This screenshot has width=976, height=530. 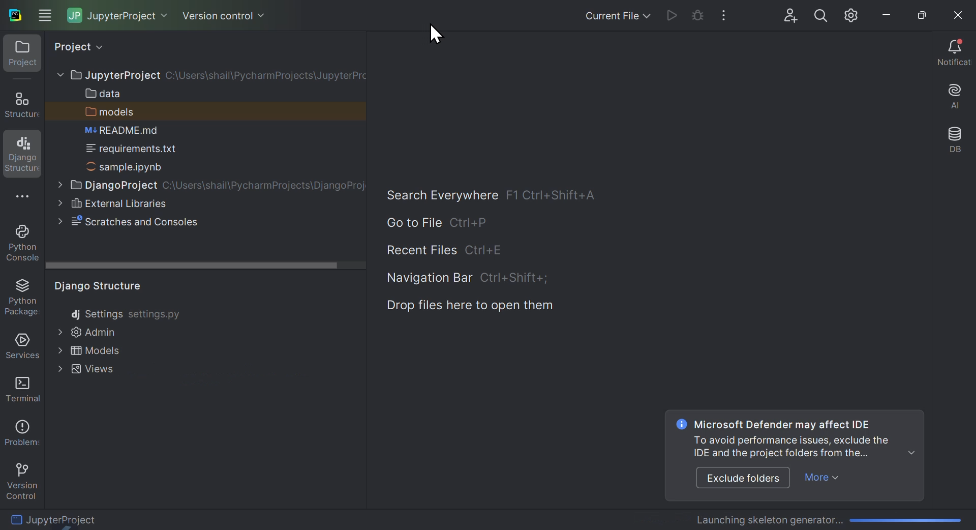 What do you see at coordinates (599, 15) in the screenshot?
I see `Current File` at bounding box center [599, 15].